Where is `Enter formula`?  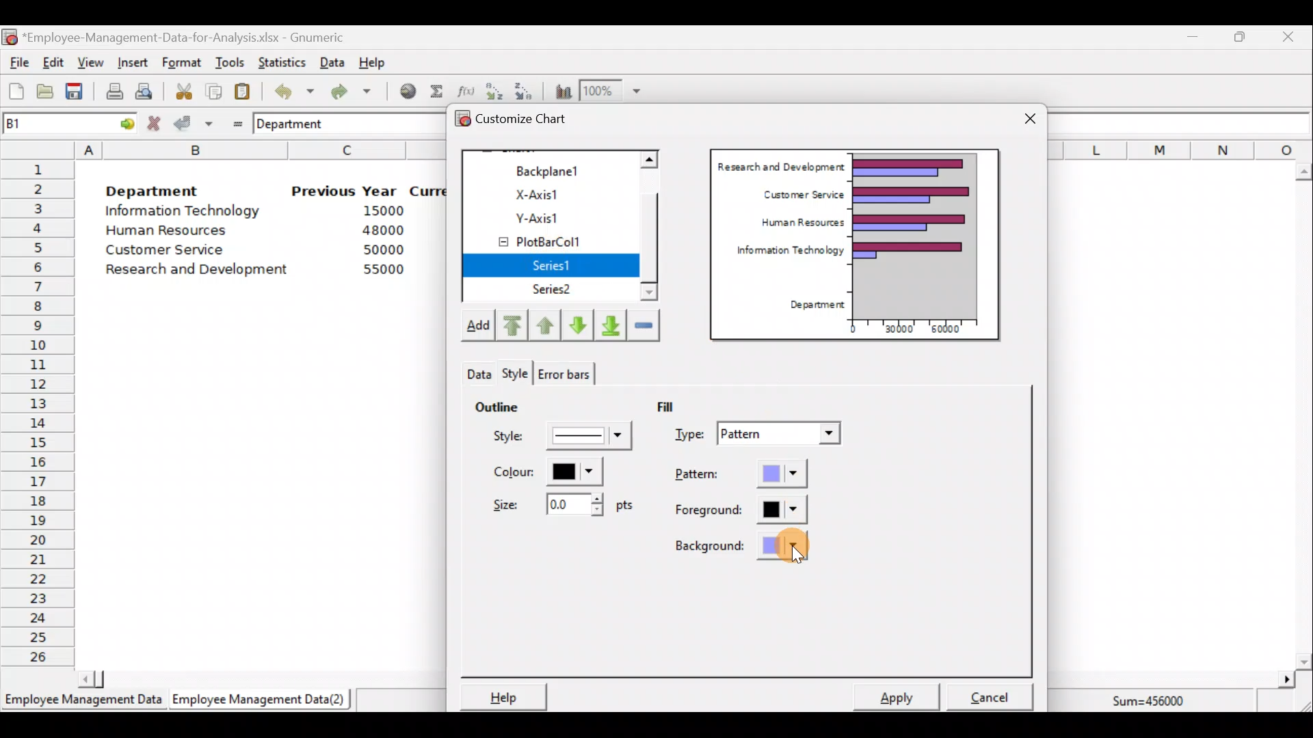 Enter formula is located at coordinates (234, 121).